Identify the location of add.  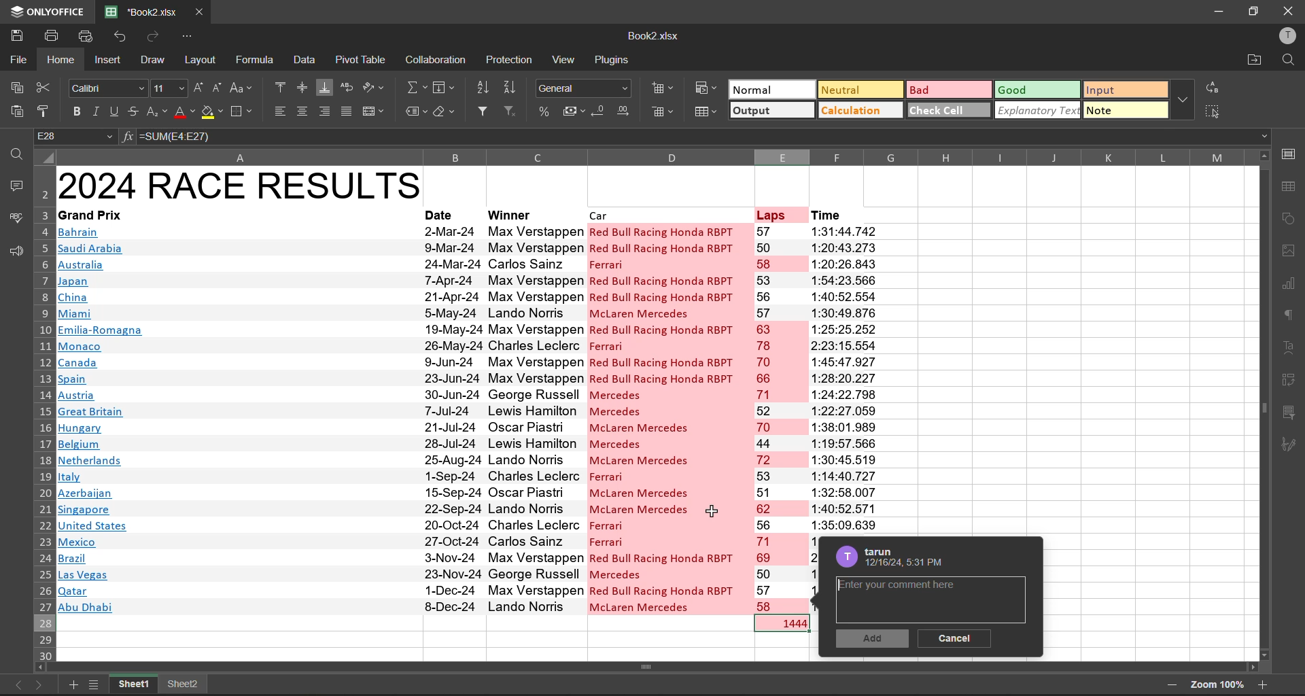
(873, 640).